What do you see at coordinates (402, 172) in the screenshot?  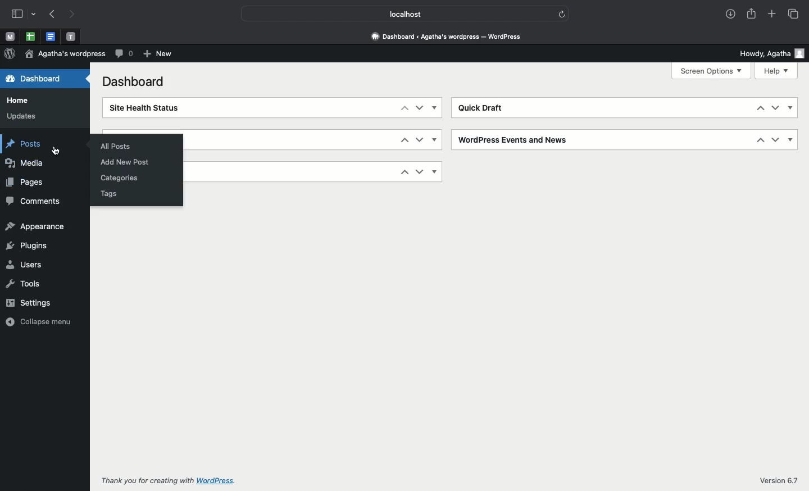 I see `Up` at bounding box center [402, 172].